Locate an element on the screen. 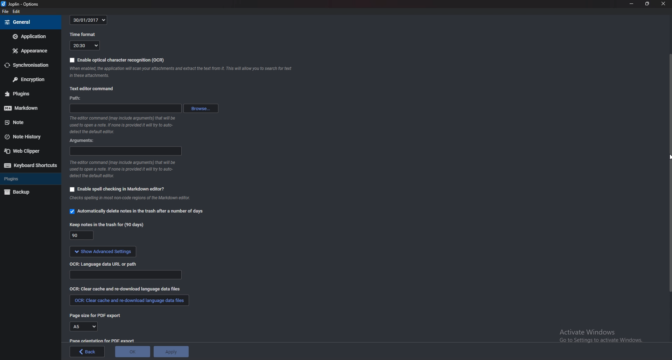 Image resolution: width=672 pixels, height=360 pixels. A5 is located at coordinates (84, 327).